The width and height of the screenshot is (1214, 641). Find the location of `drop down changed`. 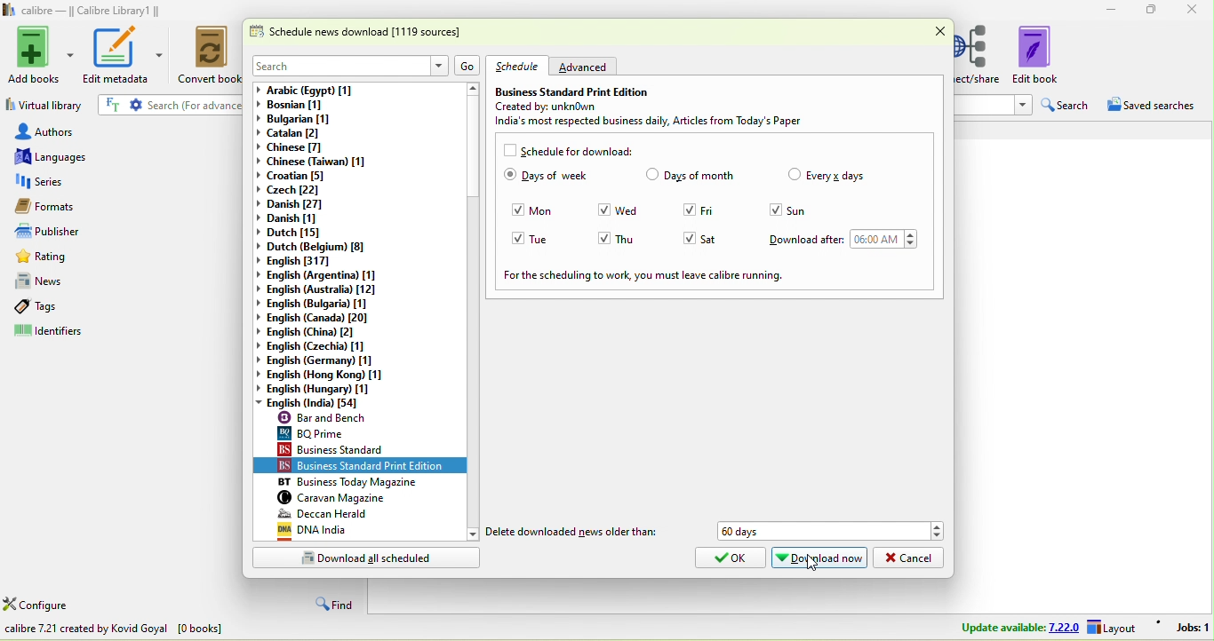

drop down changed is located at coordinates (258, 403).